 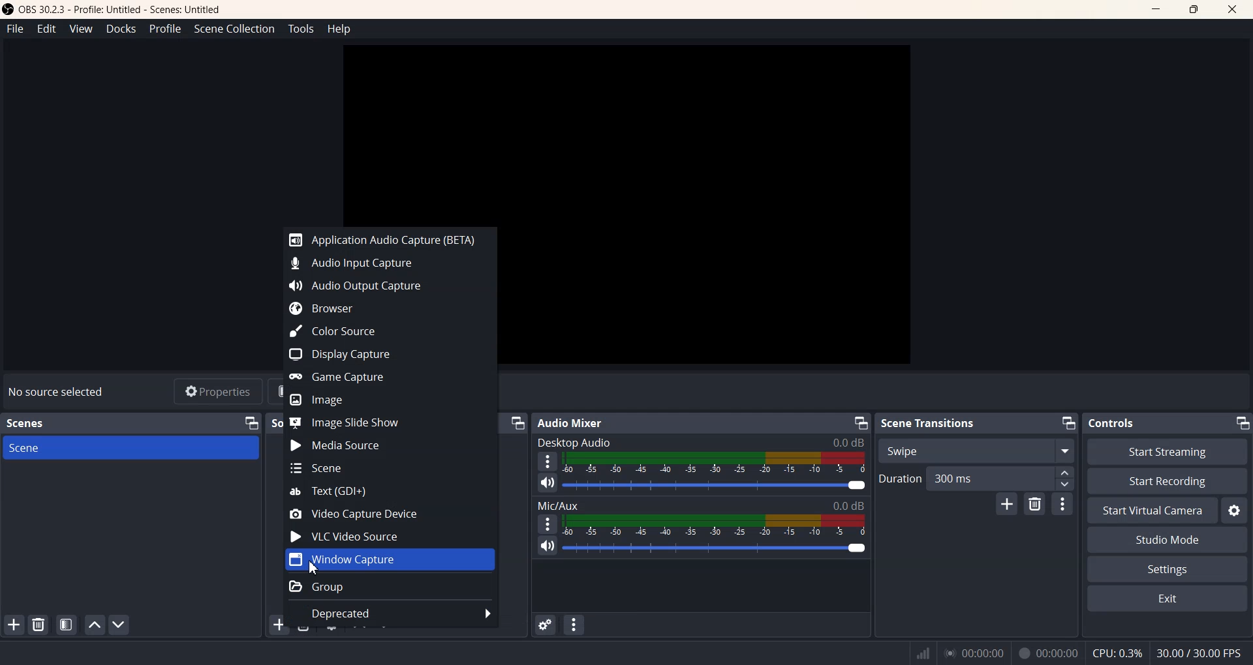 What do you see at coordinates (388, 490) in the screenshot?
I see `Text(GDI+)` at bounding box center [388, 490].